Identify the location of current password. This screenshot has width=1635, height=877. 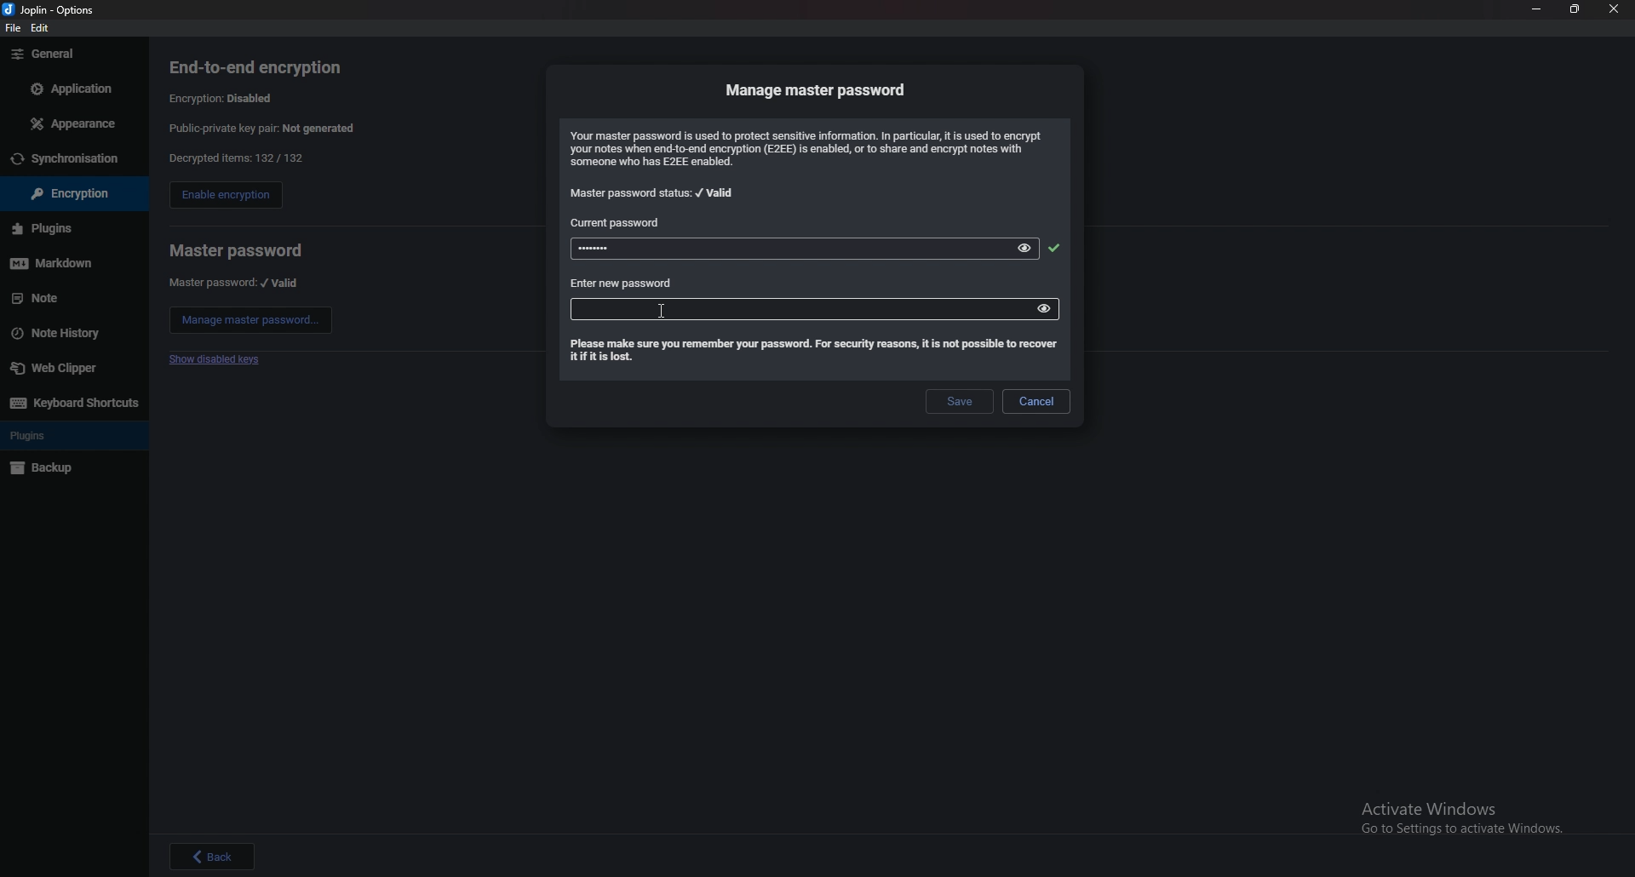
(619, 222).